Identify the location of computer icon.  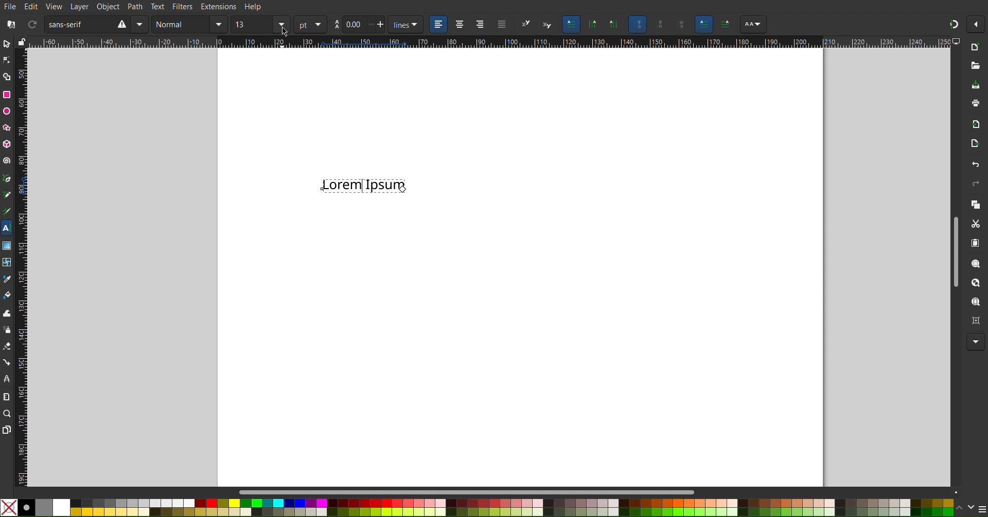
(957, 41).